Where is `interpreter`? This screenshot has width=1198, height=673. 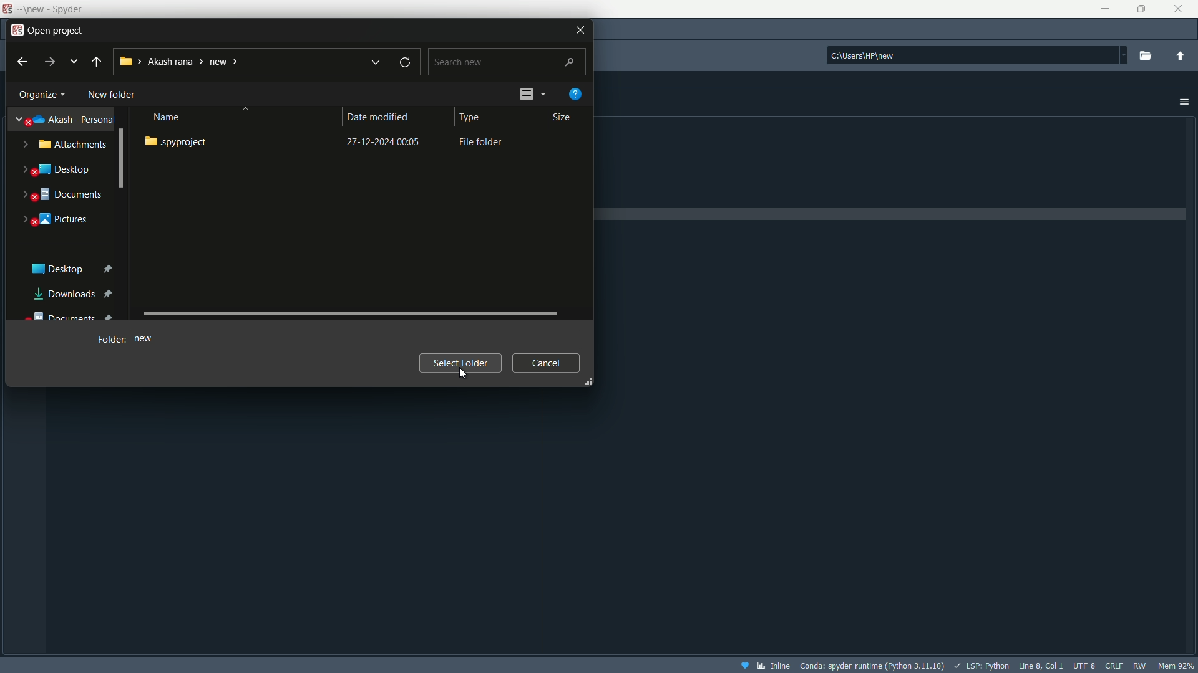
interpreter is located at coordinates (874, 665).